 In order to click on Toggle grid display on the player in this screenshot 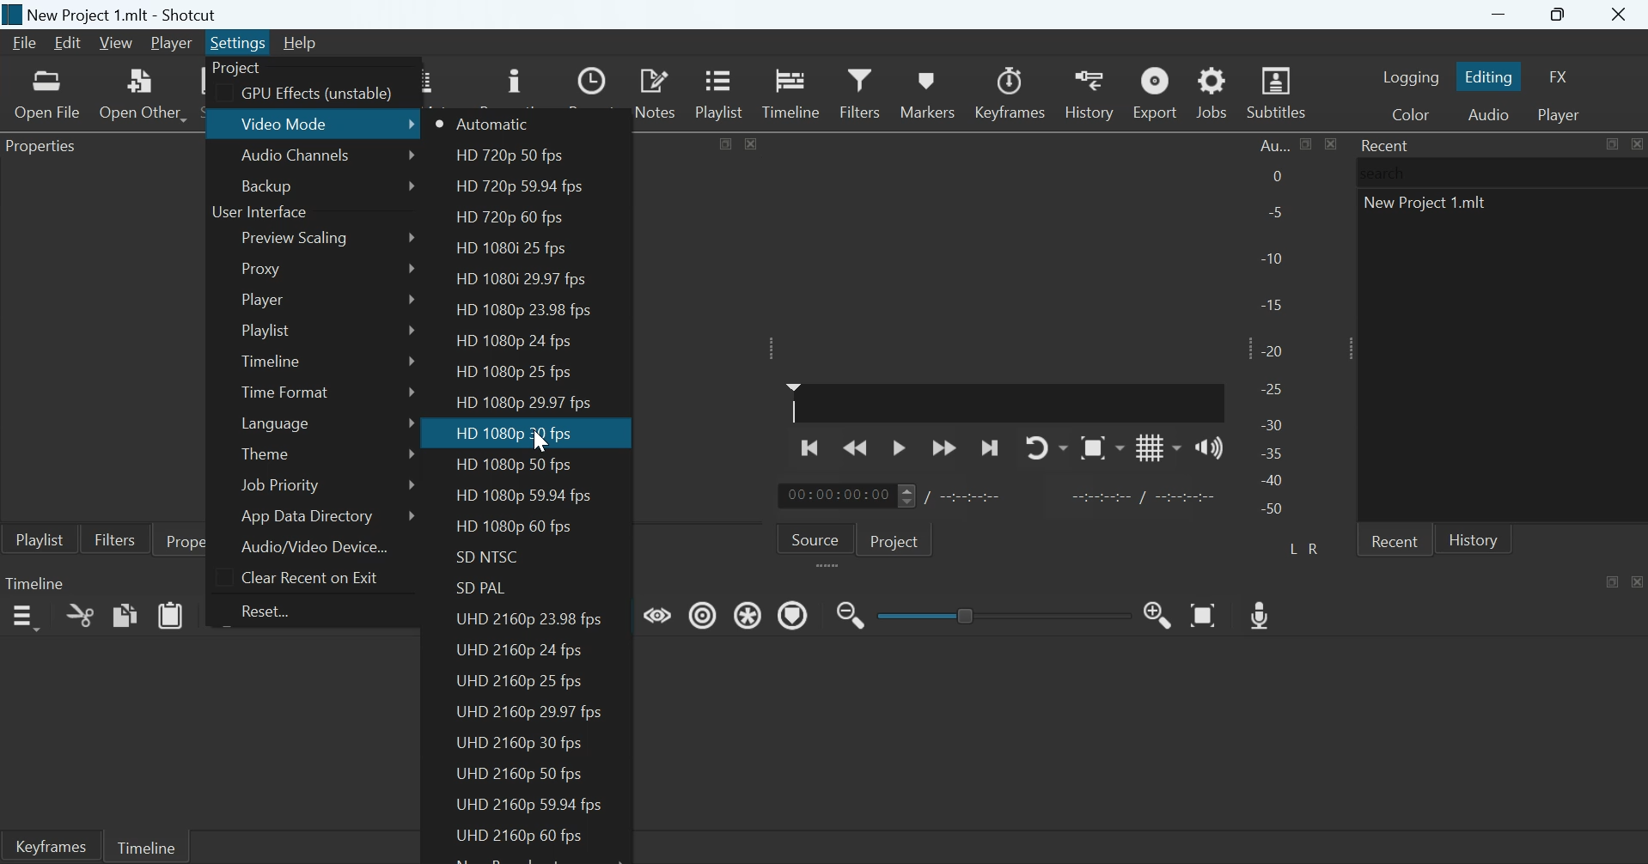, I will do `click(1159, 447)`.